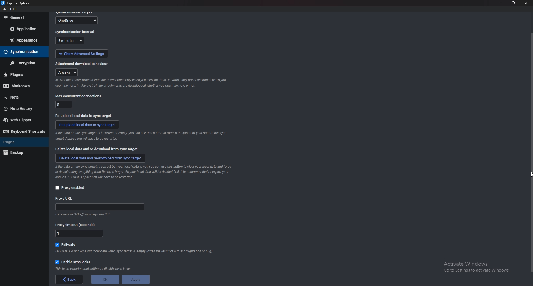 The height and width of the screenshot is (286, 533). What do you see at coordinates (77, 225) in the screenshot?
I see `proxy timeout` at bounding box center [77, 225].